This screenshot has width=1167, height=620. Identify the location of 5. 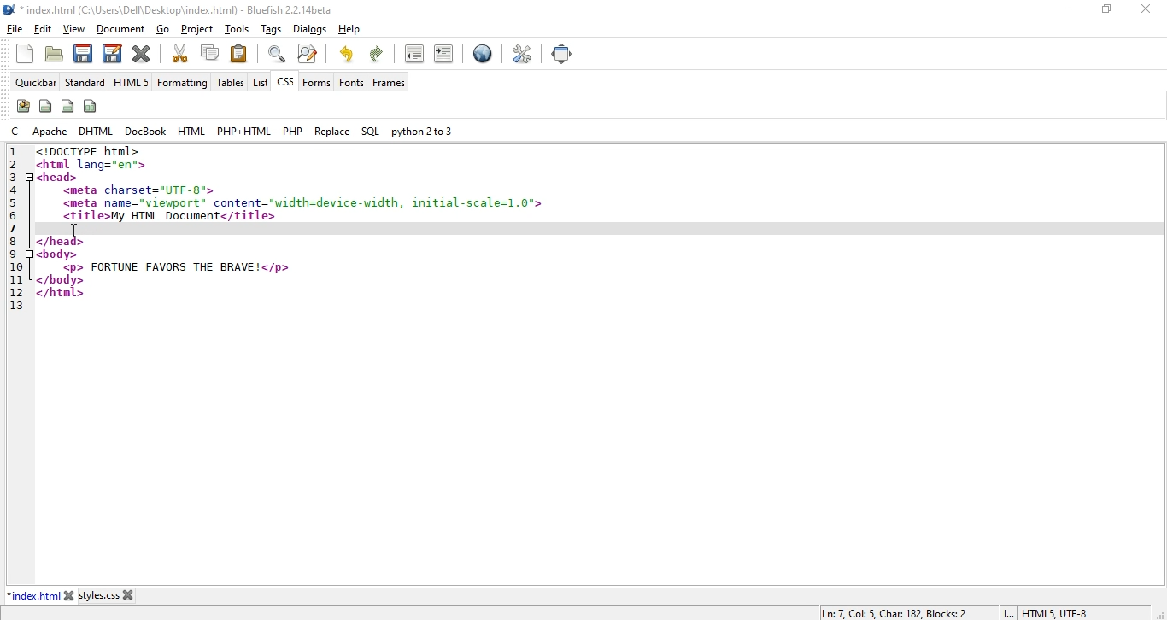
(18, 204).